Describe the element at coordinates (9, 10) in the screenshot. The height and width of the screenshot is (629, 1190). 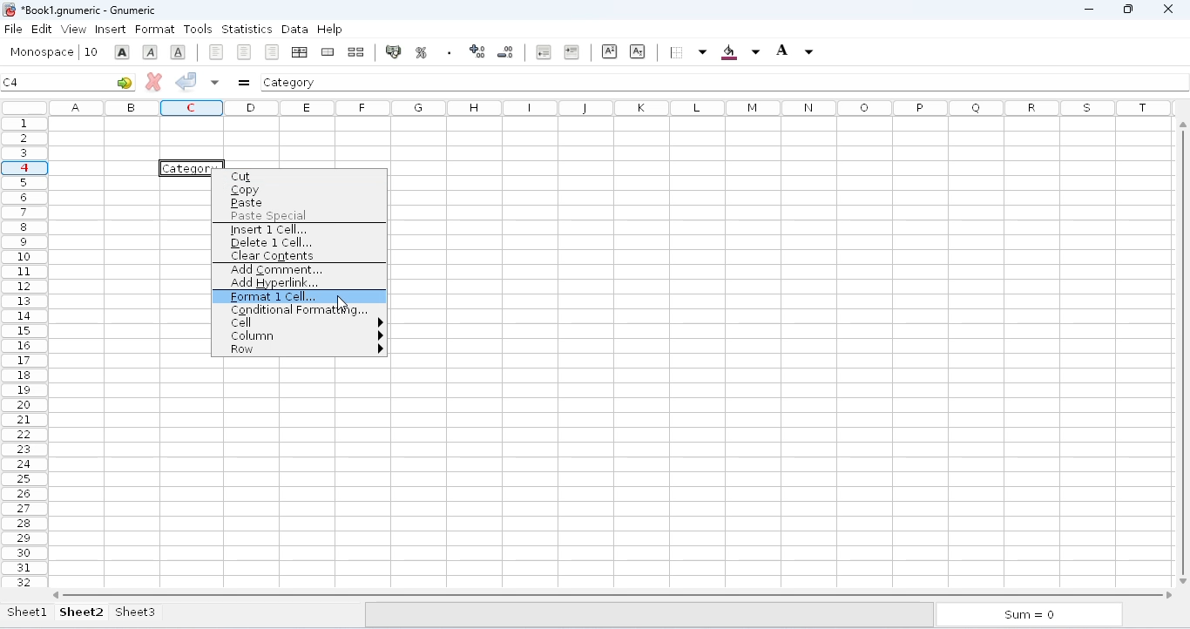
I see `logo` at that location.